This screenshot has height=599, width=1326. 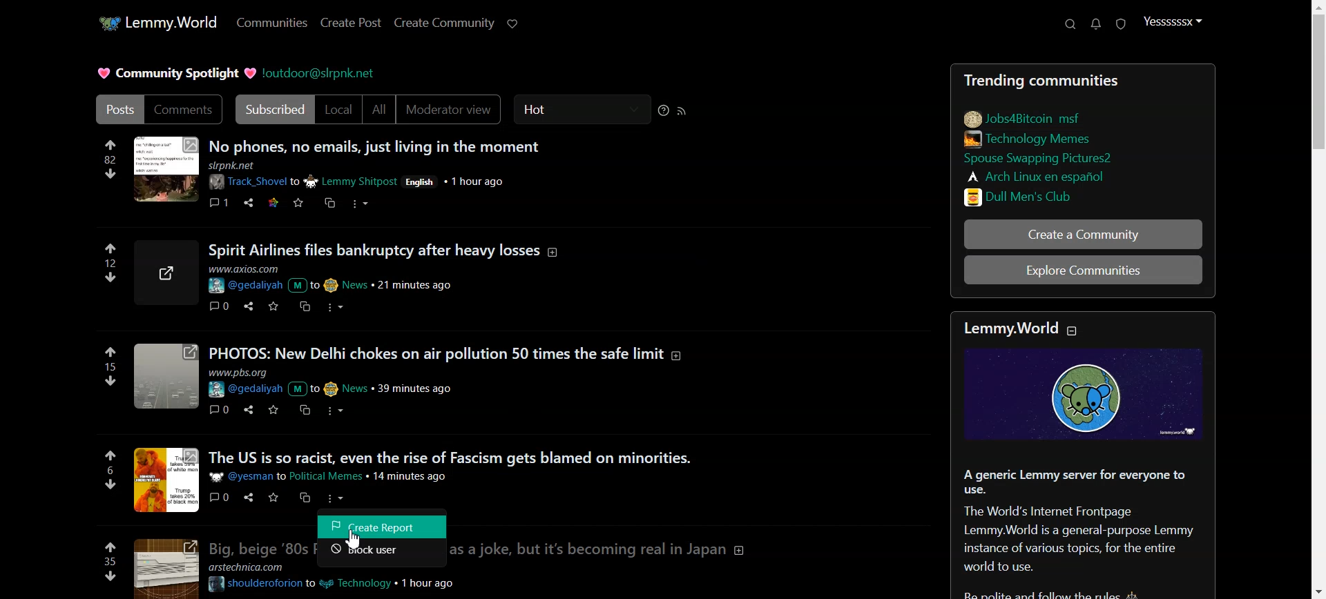 What do you see at coordinates (110, 159) in the screenshot?
I see `numbers` at bounding box center [110, 159].